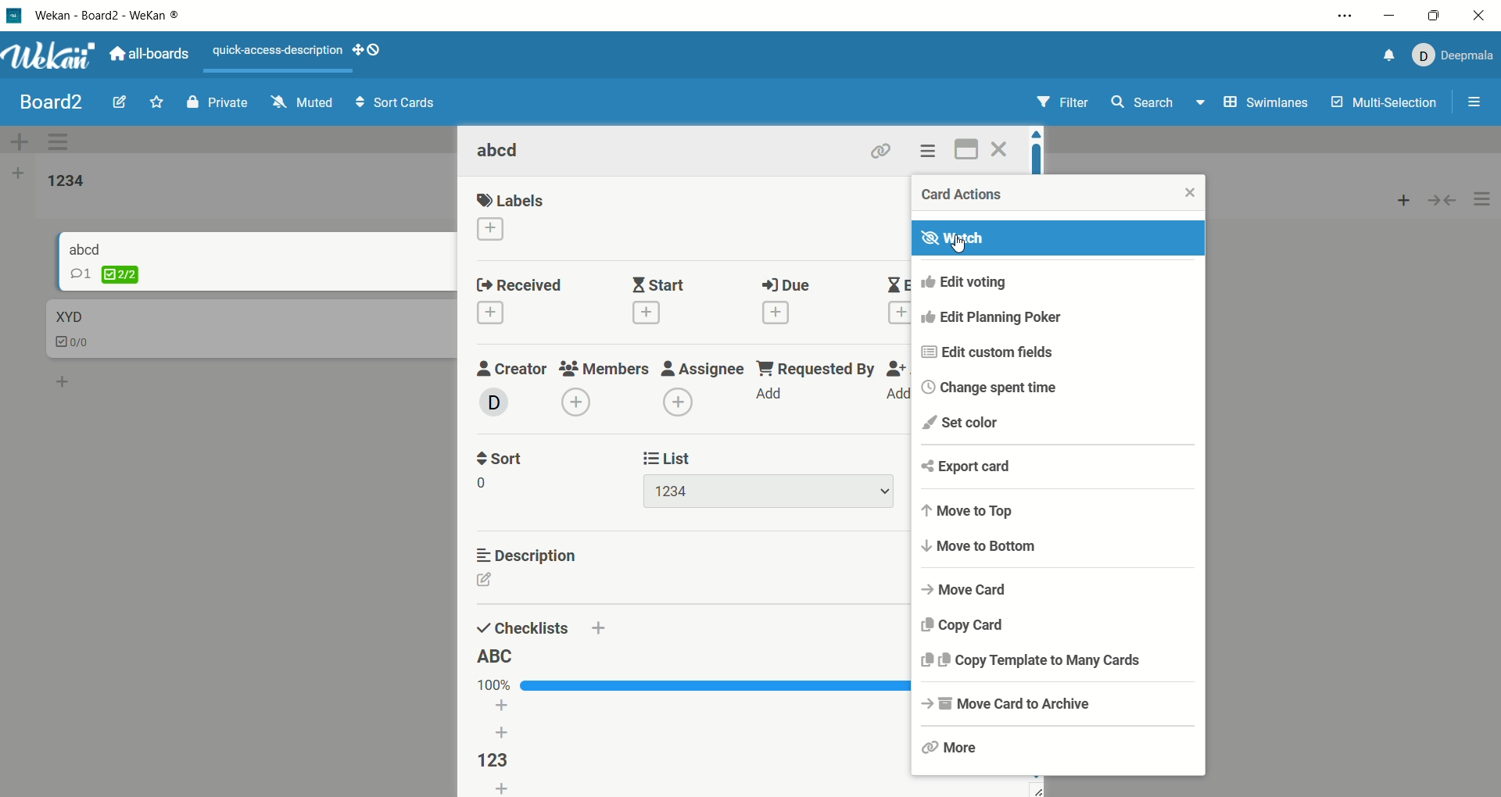 Image resolution: width=1501 pixels, height=797 pixels. I want to click on close, so click(1181, 189).